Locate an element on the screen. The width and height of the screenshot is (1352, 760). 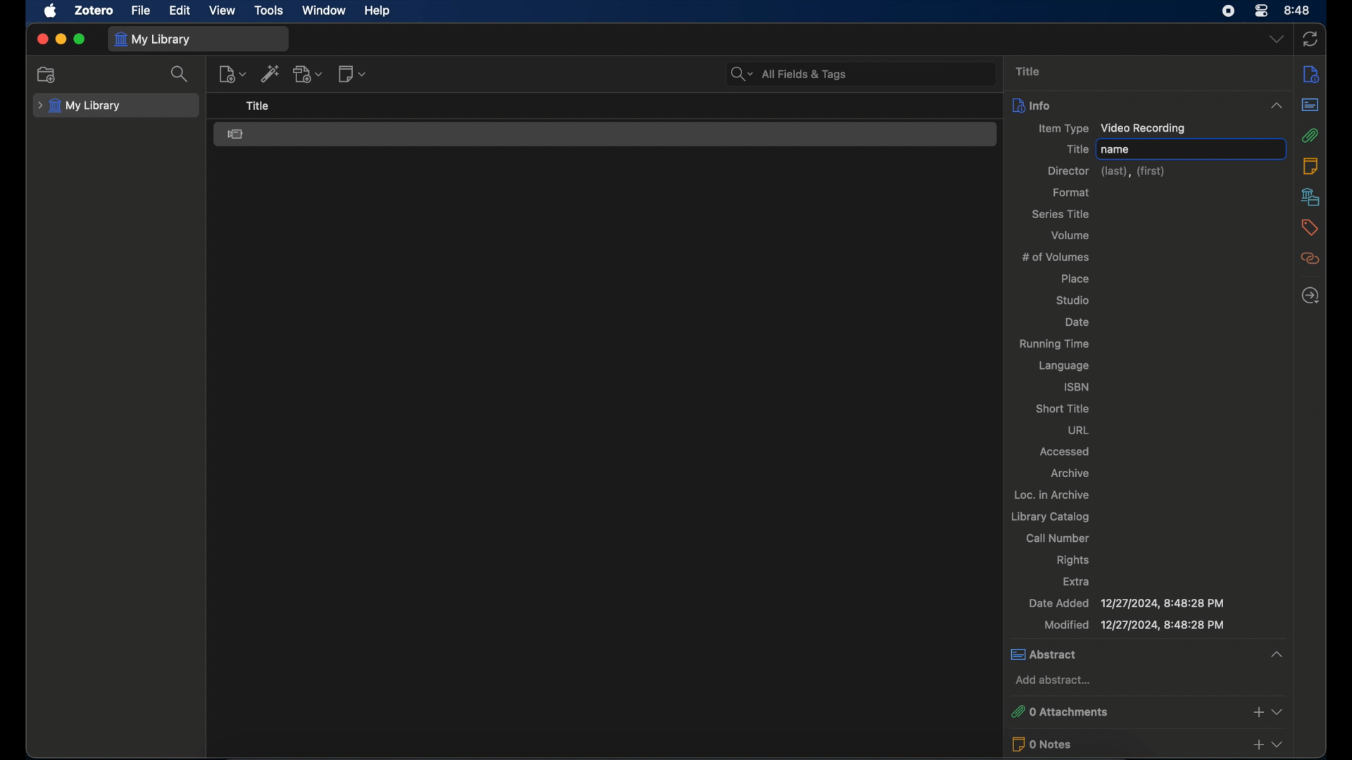
0 attachments is located at coordinates (1125, 710).